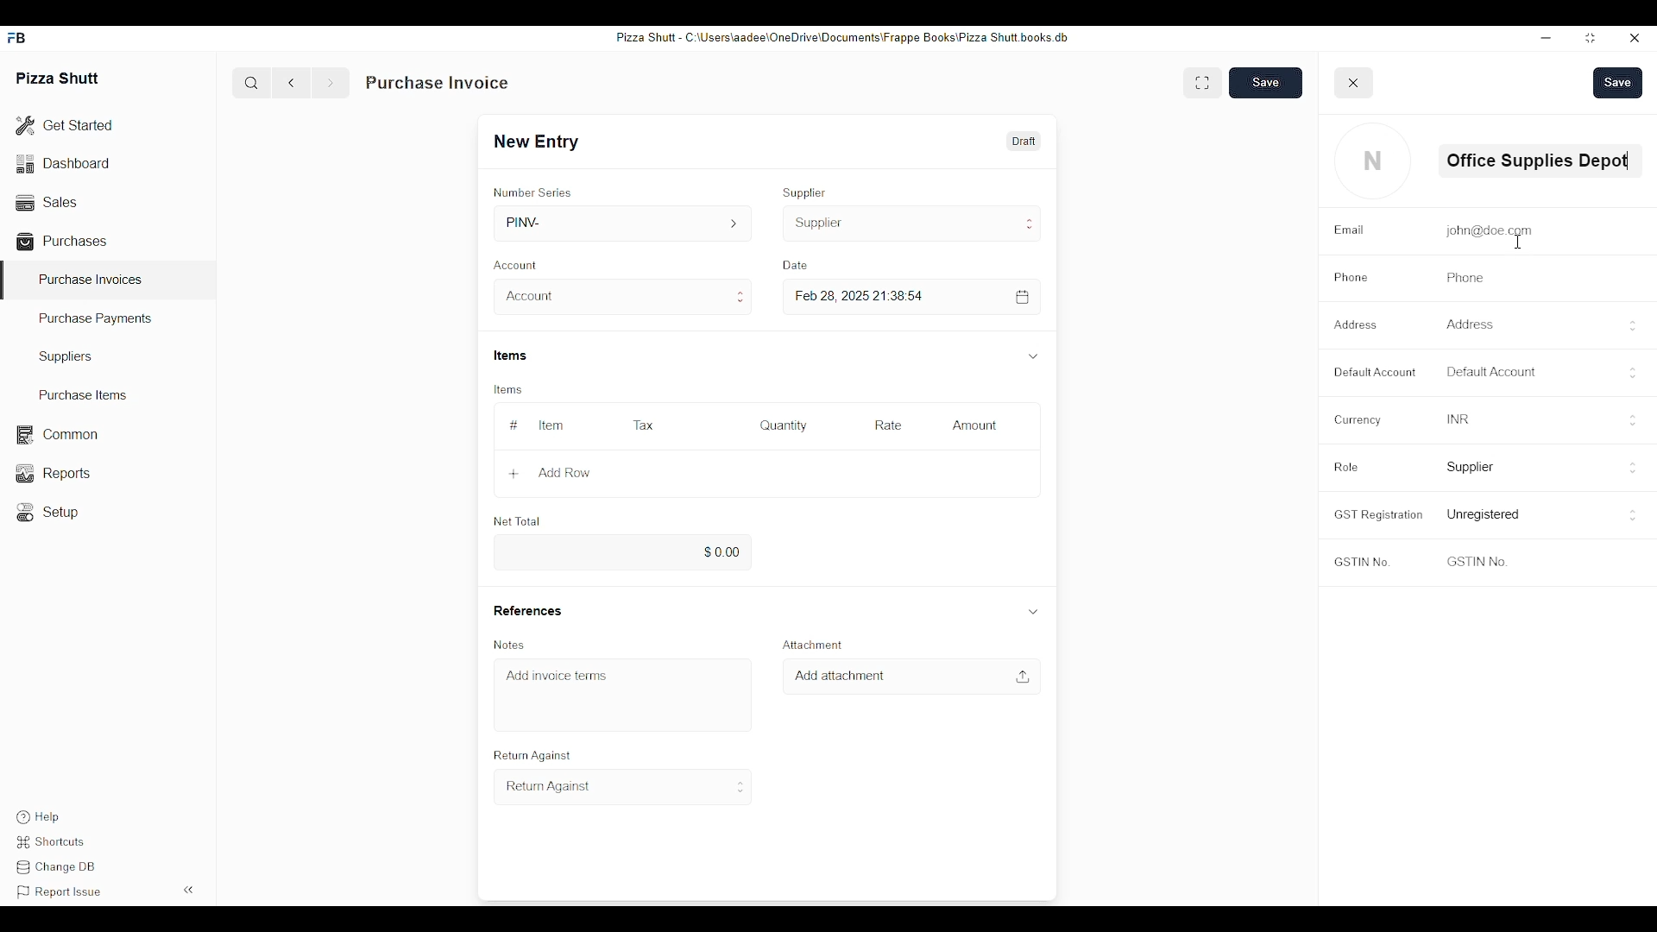 This screenshot has width=1657, height=932. Describe the element at coordinates (1485, 514) in the screenshot. I see `Unregistered` at that location.